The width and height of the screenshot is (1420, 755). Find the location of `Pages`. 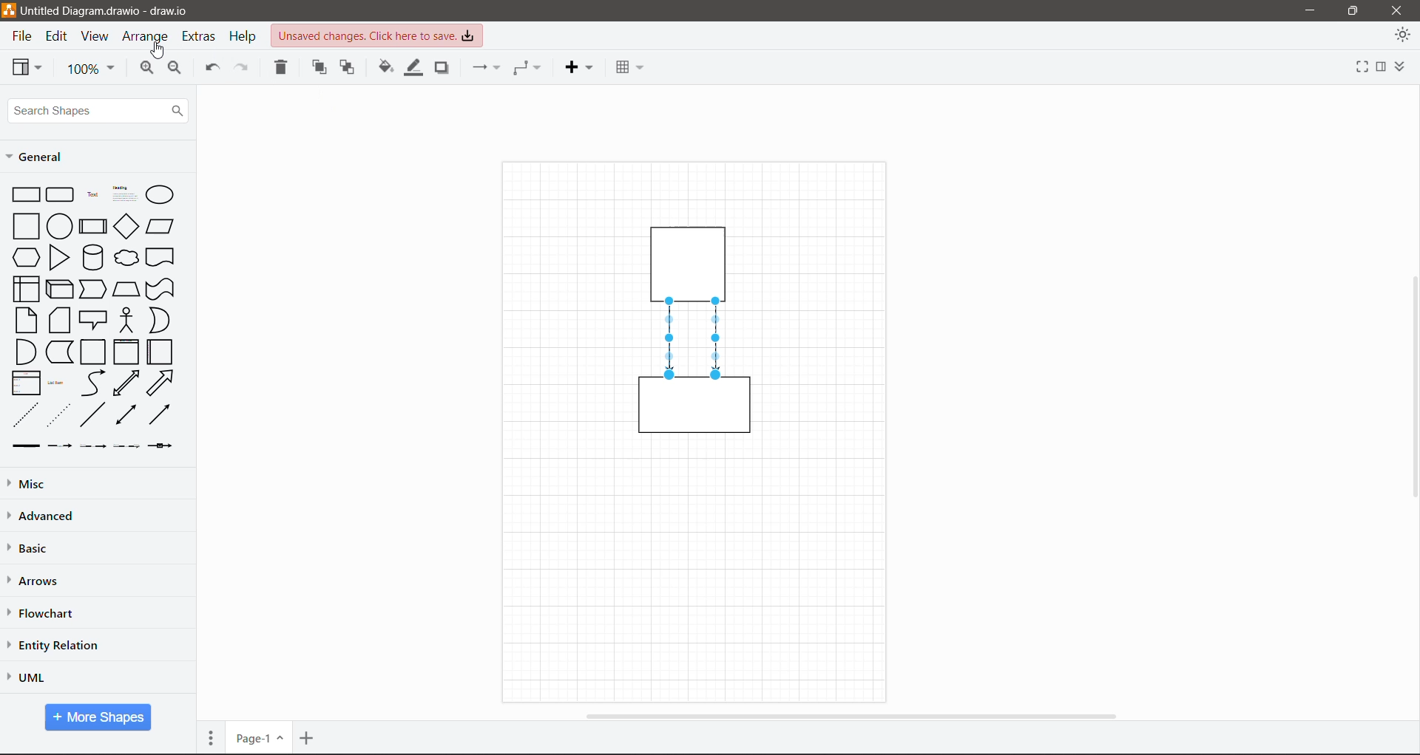

Pages is located at coordinates (211, 737).